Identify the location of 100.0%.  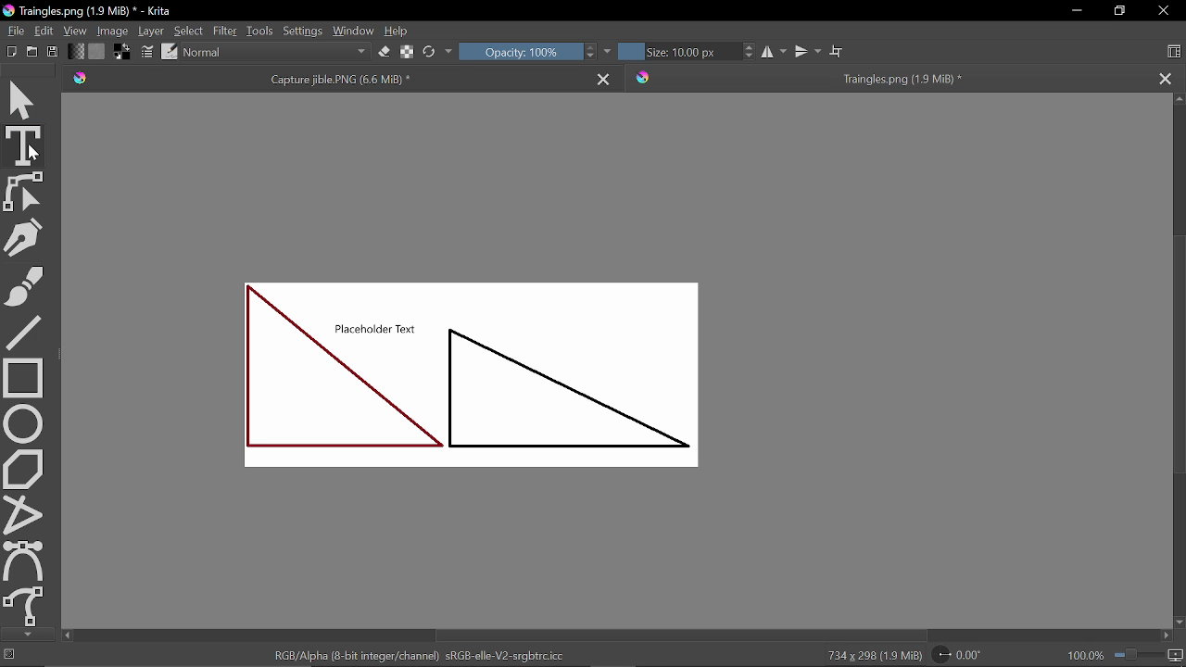
(1126, 655).